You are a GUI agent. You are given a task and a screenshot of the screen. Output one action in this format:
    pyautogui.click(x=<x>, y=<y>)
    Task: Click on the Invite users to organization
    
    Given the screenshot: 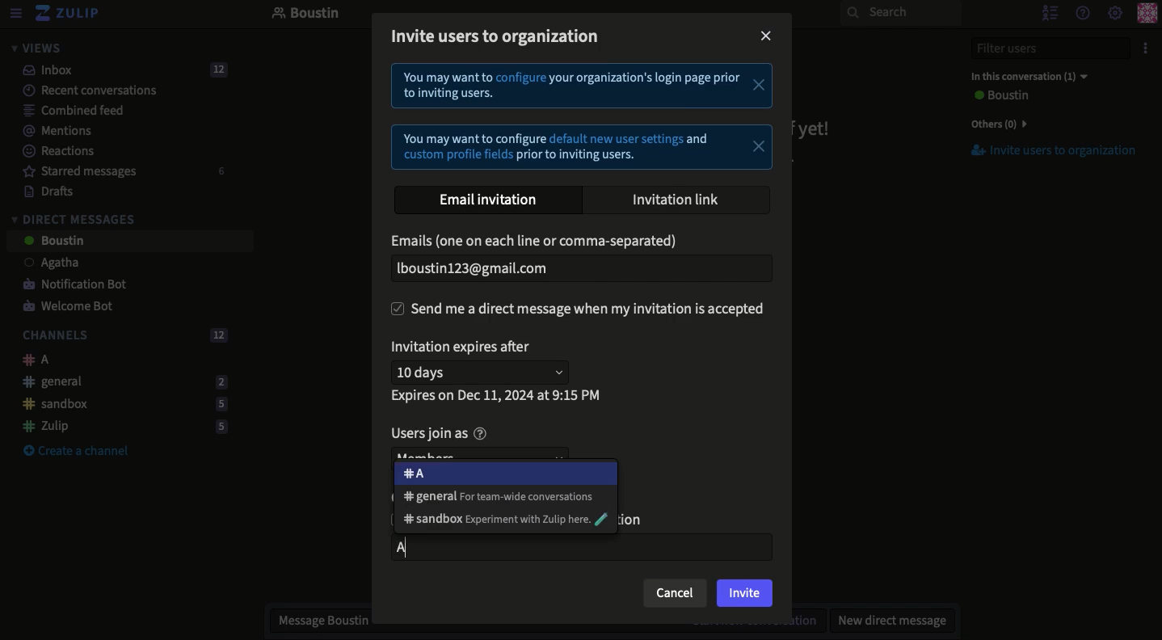 What is the action you would take?
    pyautogui.click(x=499, y=36)
    